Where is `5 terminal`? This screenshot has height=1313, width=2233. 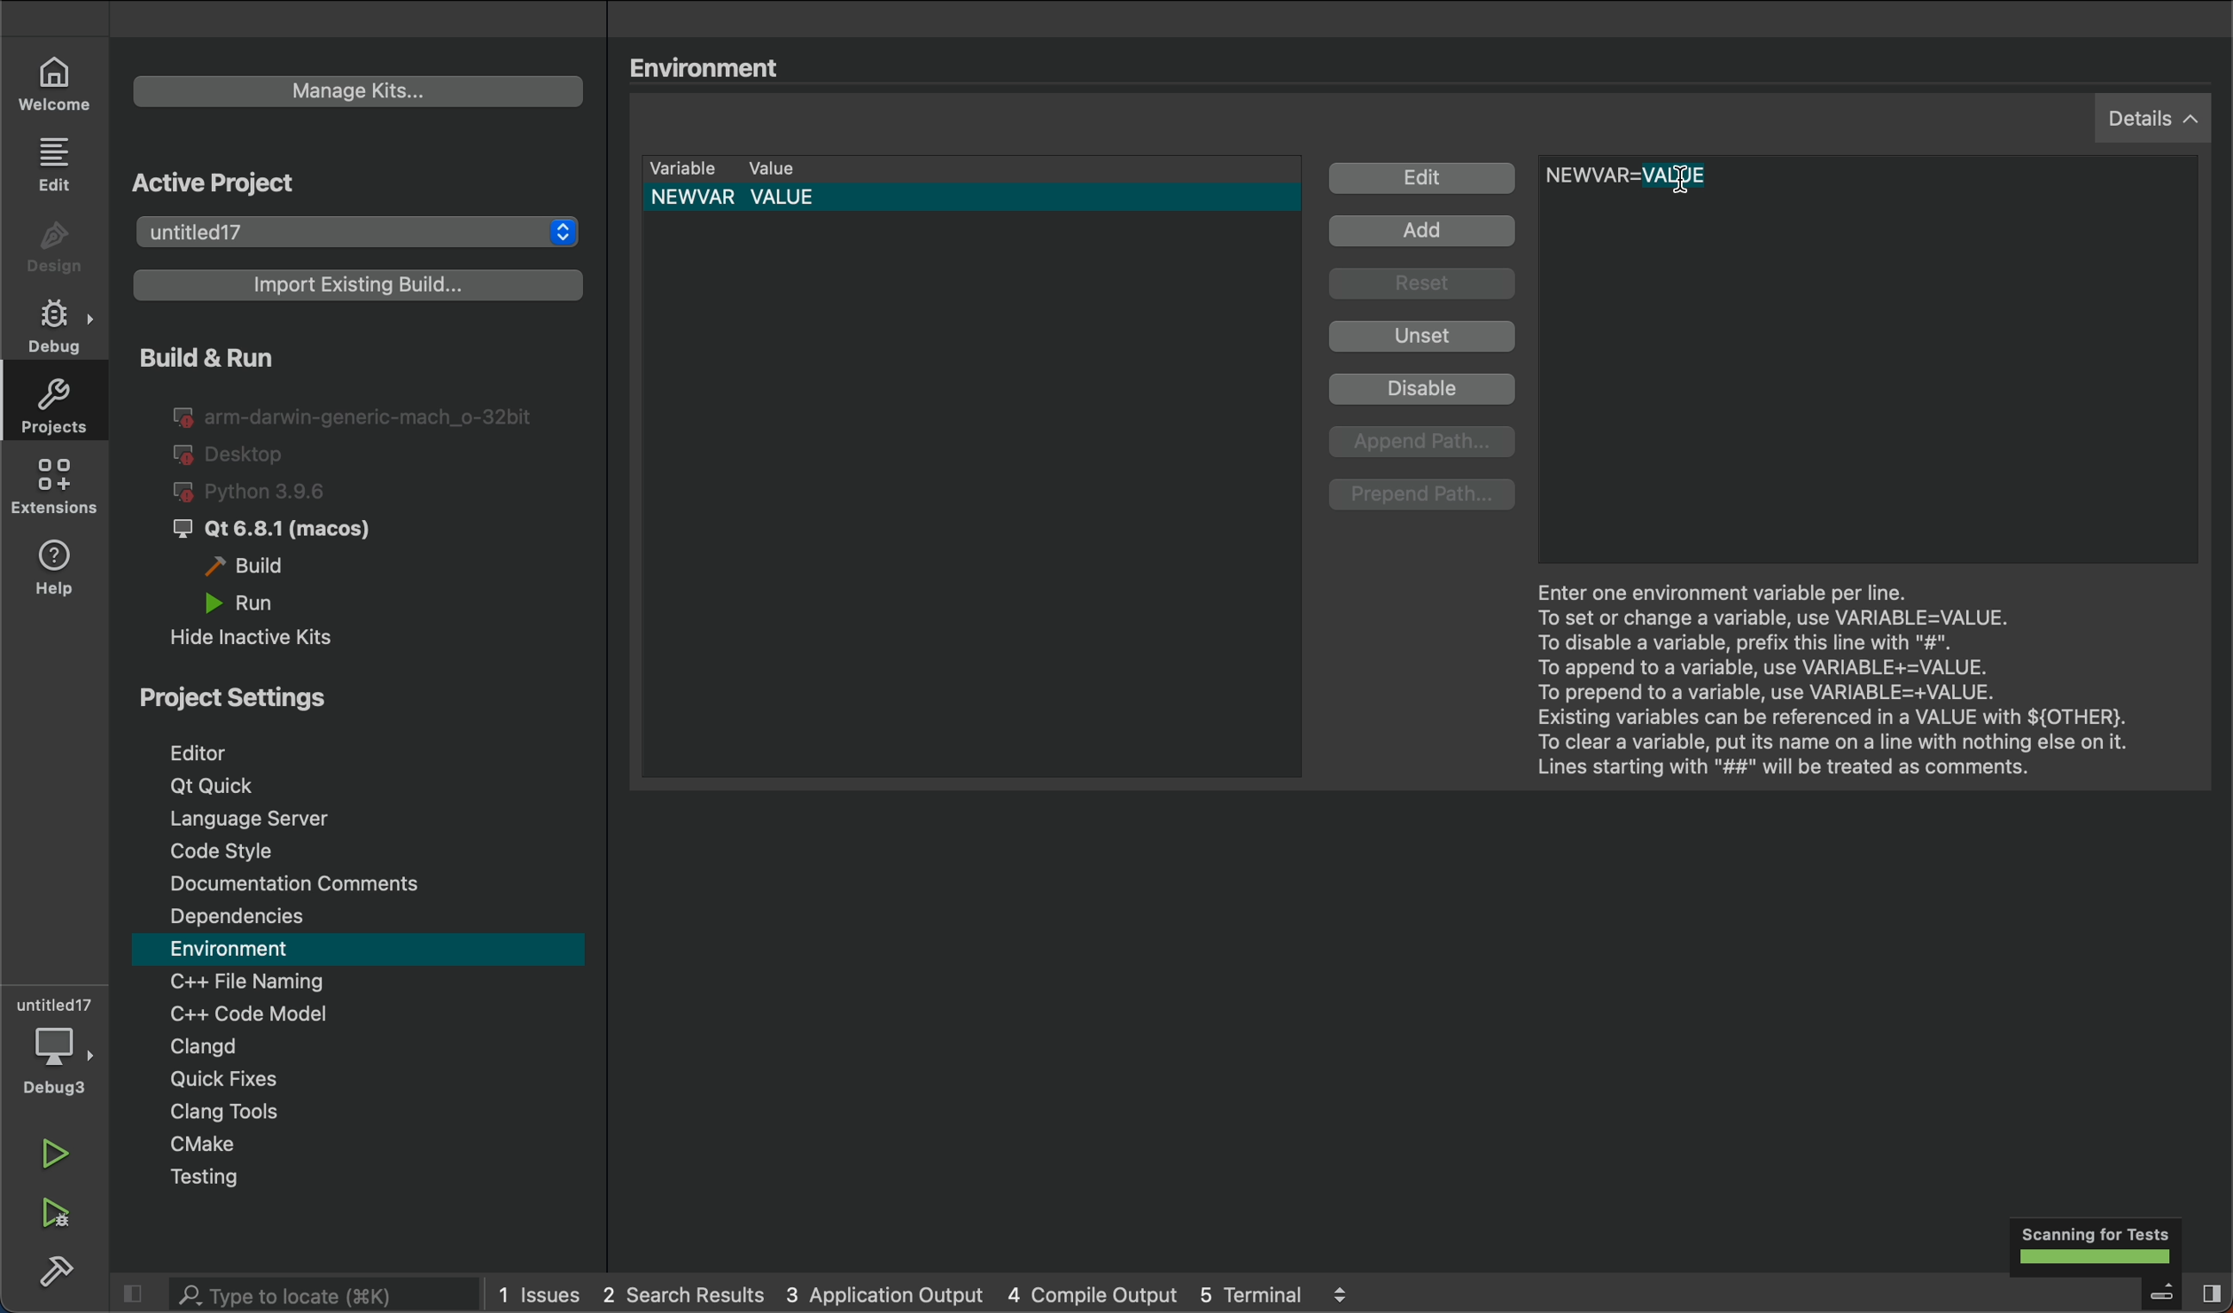 5 terminal is located at coordinates (1327, 1294).